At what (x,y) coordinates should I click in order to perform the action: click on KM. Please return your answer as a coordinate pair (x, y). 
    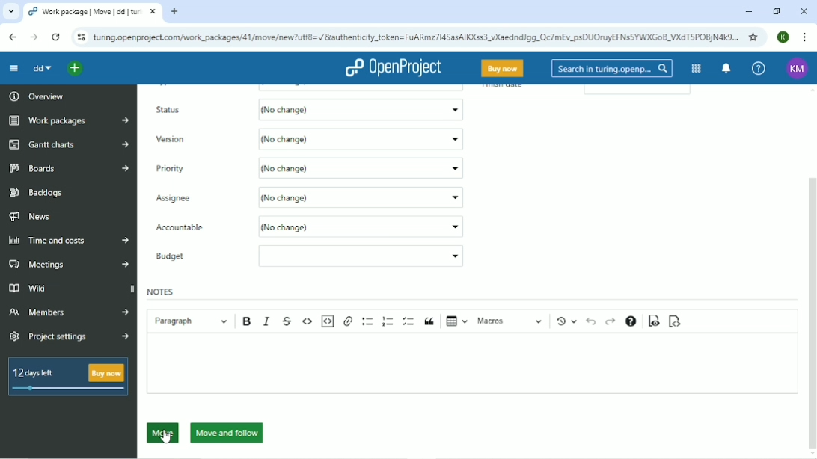
    Looking at the image, I should click on (798, 68).